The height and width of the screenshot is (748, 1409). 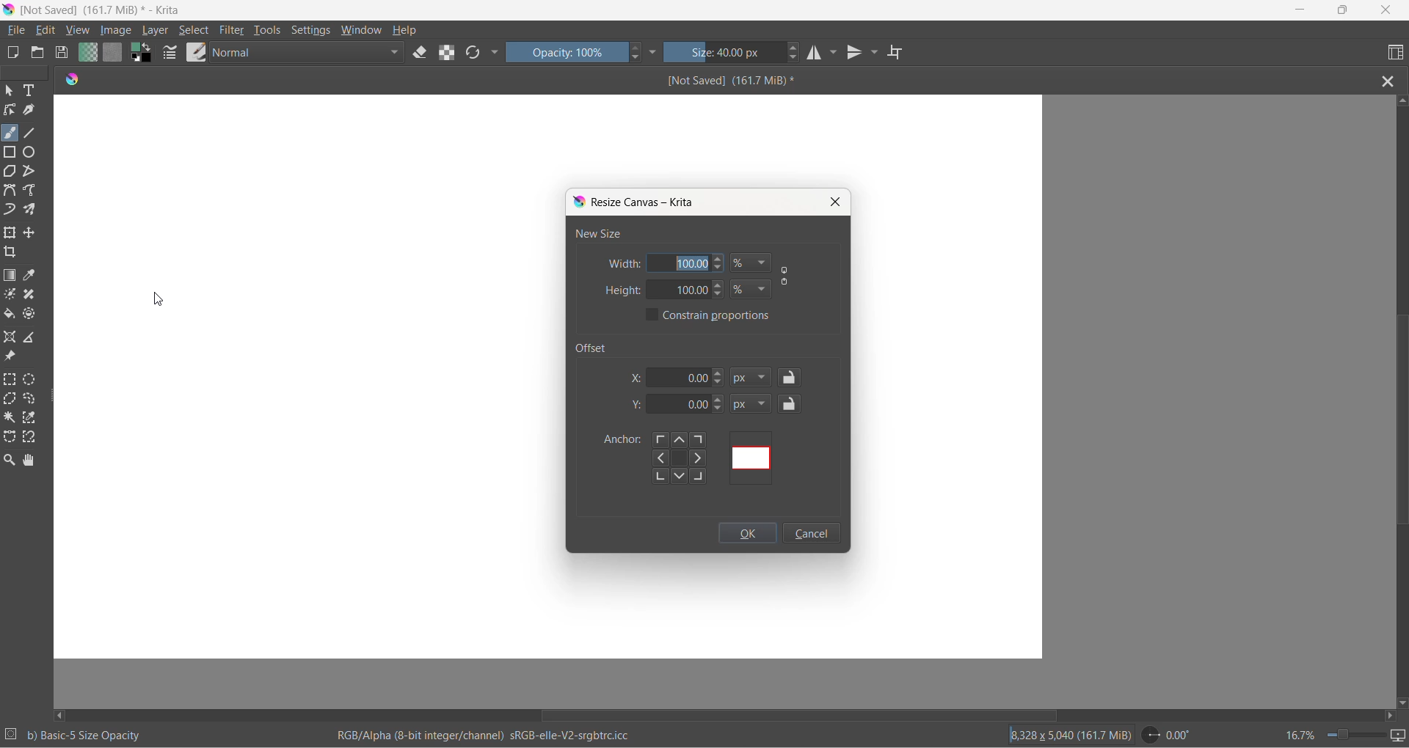 What do you see at coordinates (495, 54) in the screenshot?
I see `more options dropdown button` at bounding box center [495, 54].